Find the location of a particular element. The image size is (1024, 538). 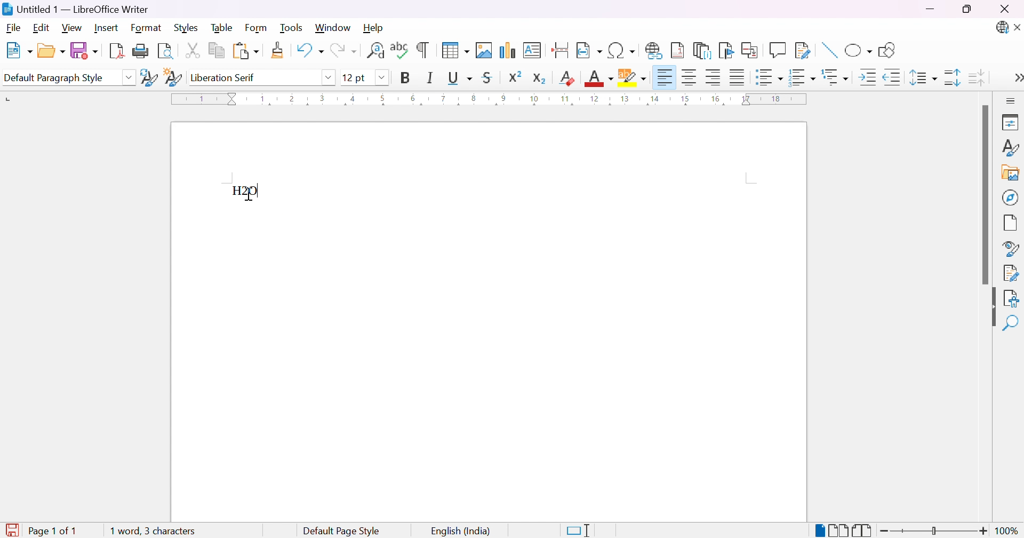

H2O is located at coordinates (244, 190).